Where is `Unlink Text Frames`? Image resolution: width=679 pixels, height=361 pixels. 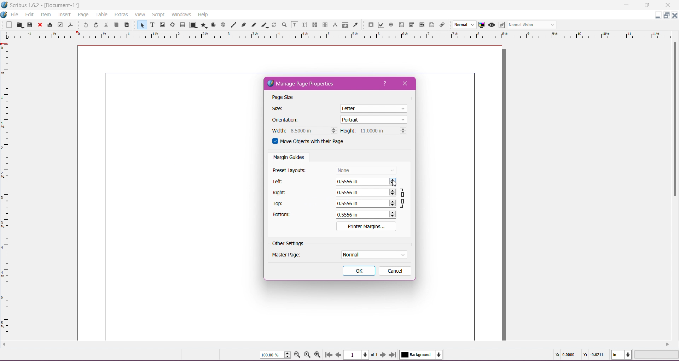 Unlink Text Frames is located at coordinates (325, 25).